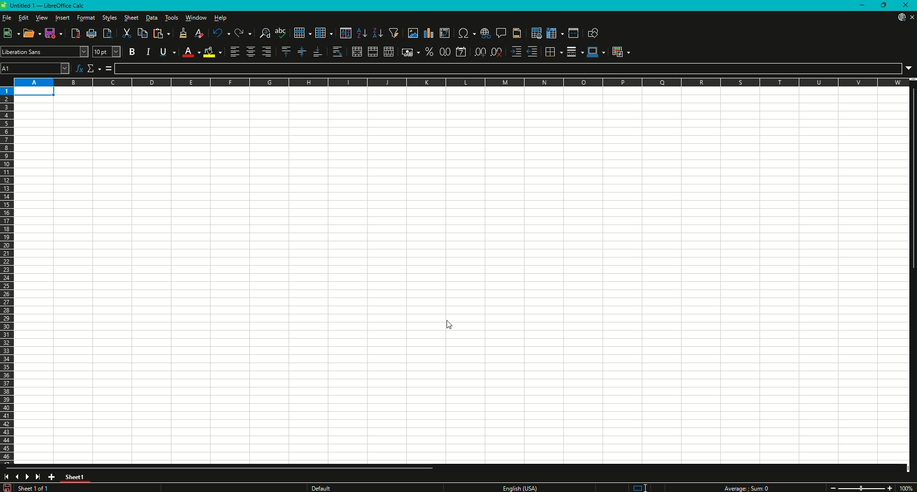  I want to click on Vertical slide bar, so click(914, 178).